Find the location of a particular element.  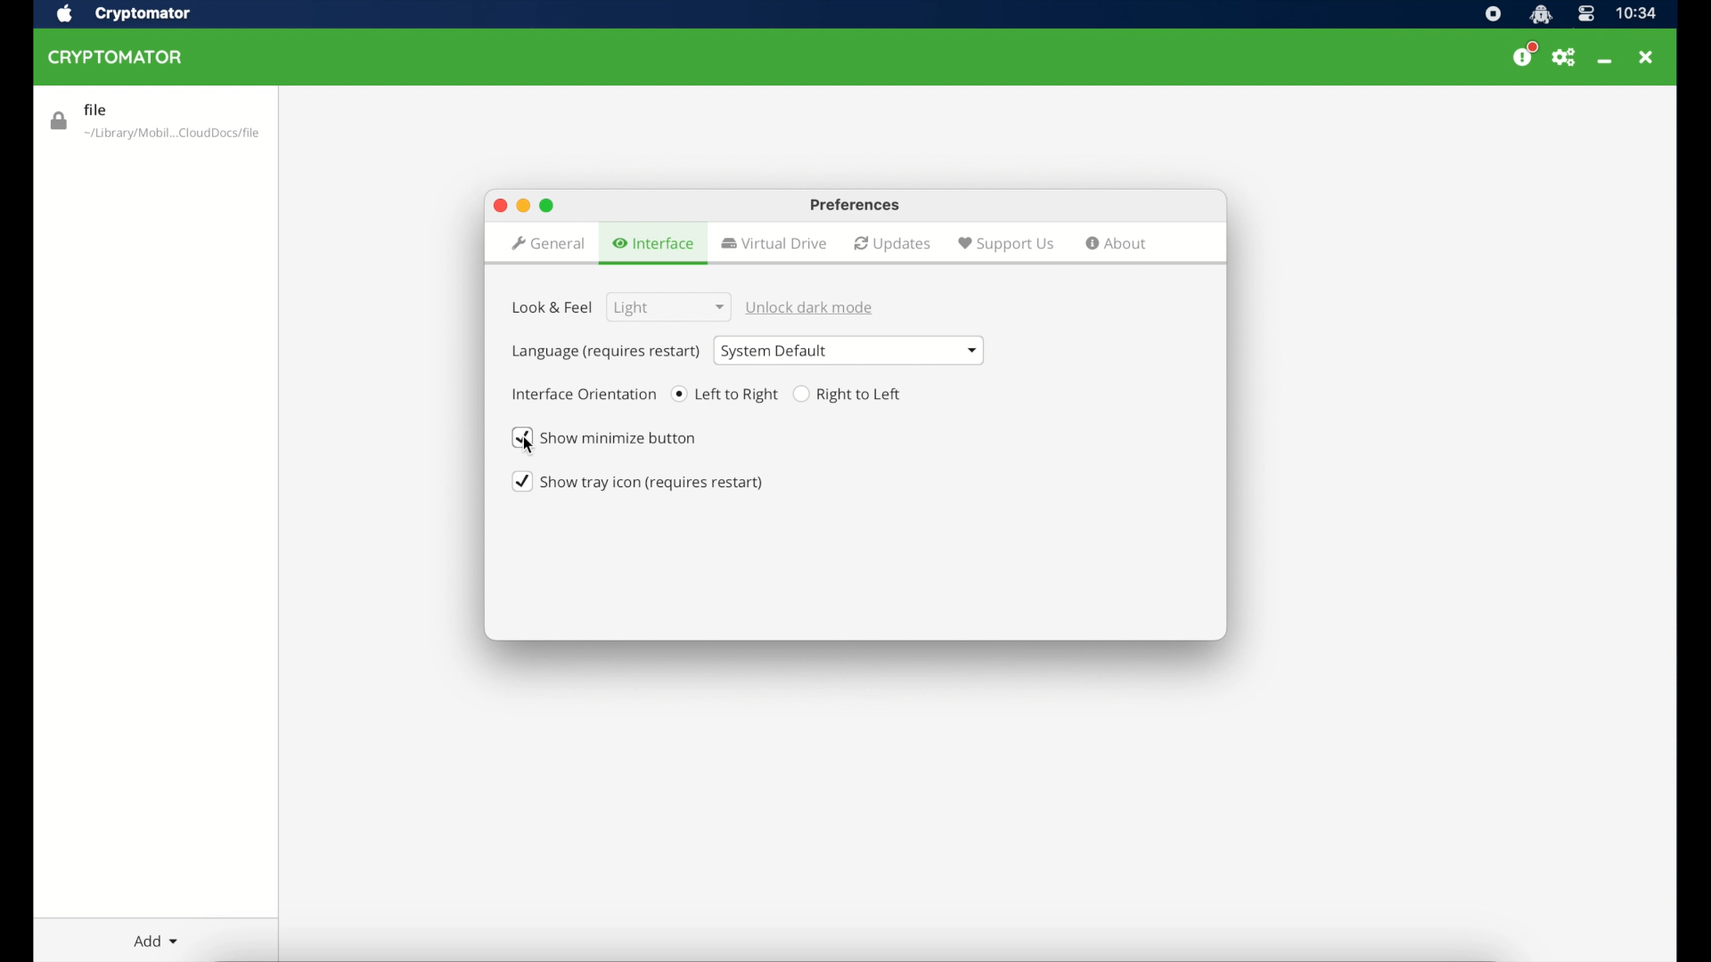

support us is located at coordinates (1006, 245).